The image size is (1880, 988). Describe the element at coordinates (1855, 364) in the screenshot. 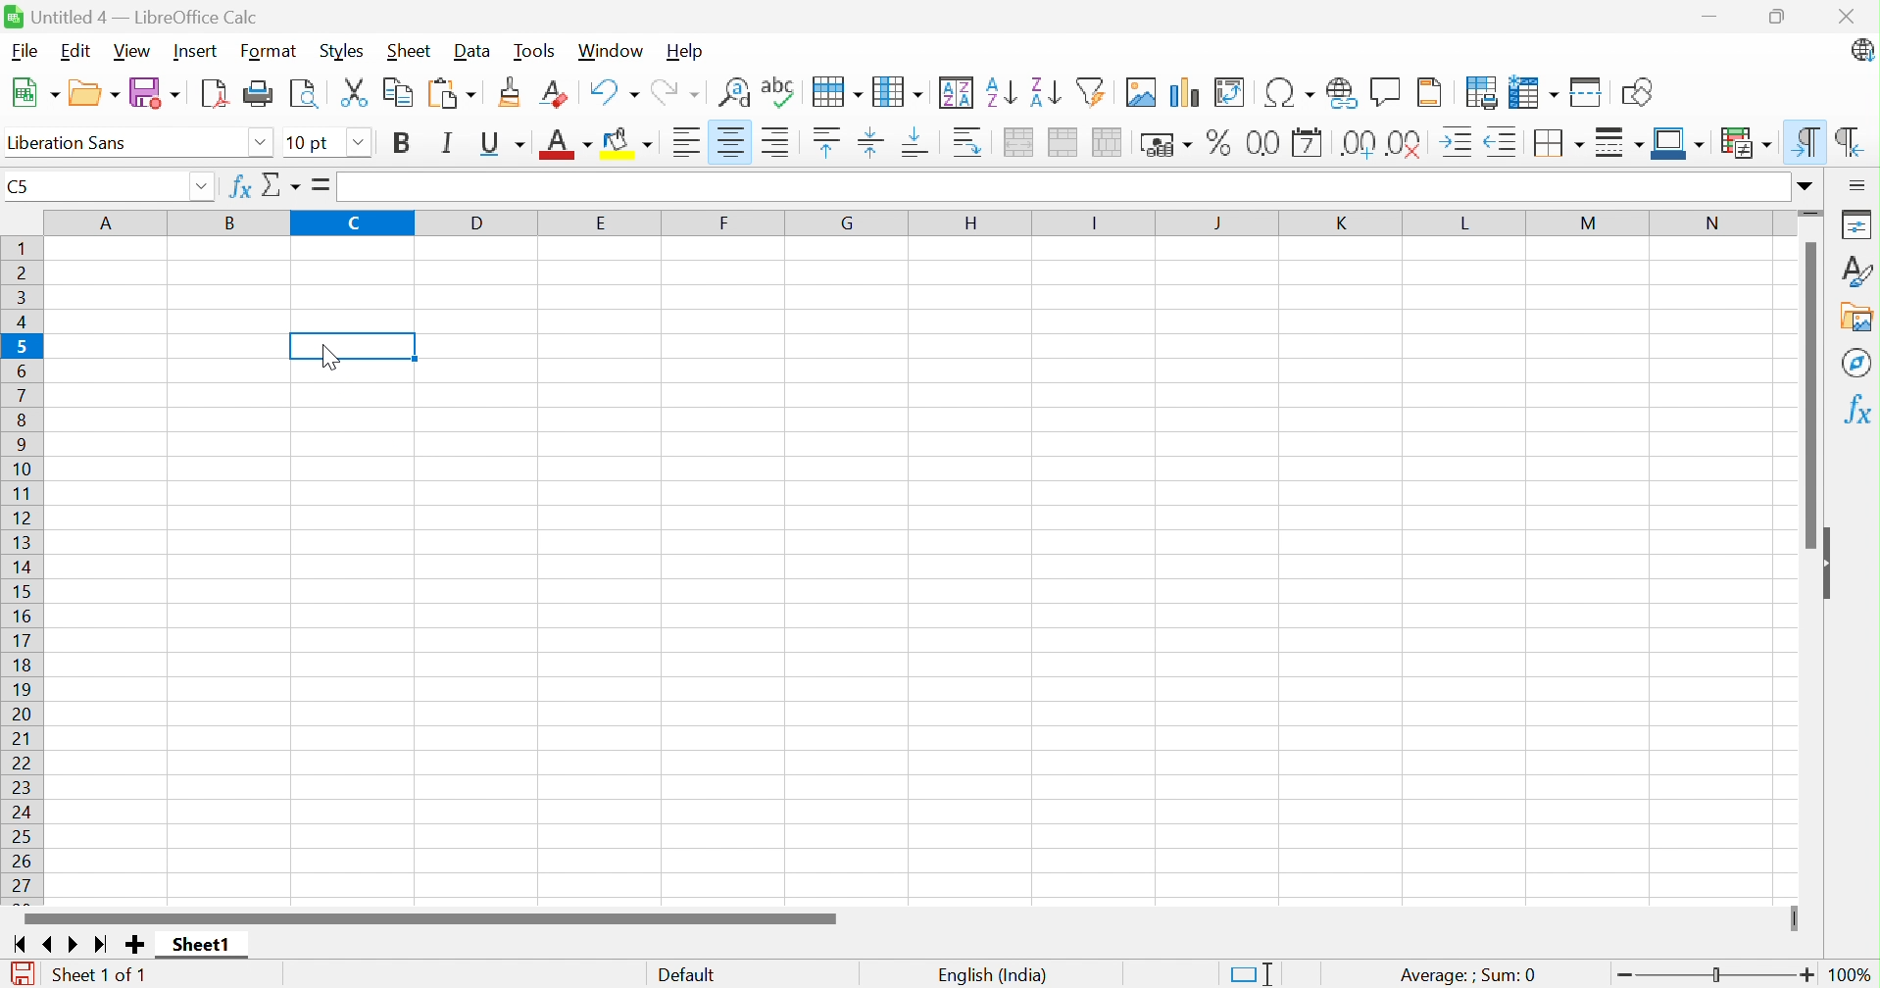

I see `Navigator` at that location.